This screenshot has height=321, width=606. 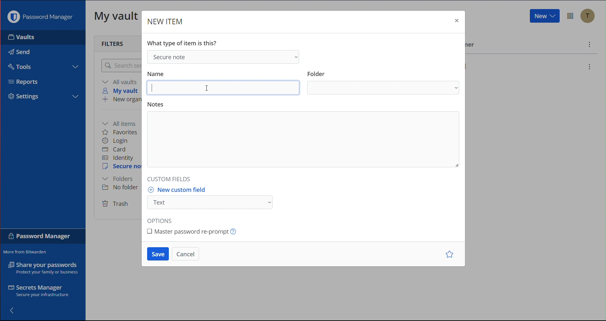 I want to click on Secrets Manager, so click(x=40, y=292).